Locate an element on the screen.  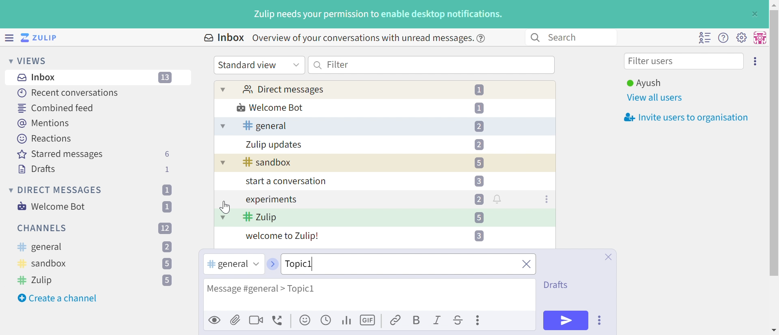
Reactions is located at coordinates (44, 139).